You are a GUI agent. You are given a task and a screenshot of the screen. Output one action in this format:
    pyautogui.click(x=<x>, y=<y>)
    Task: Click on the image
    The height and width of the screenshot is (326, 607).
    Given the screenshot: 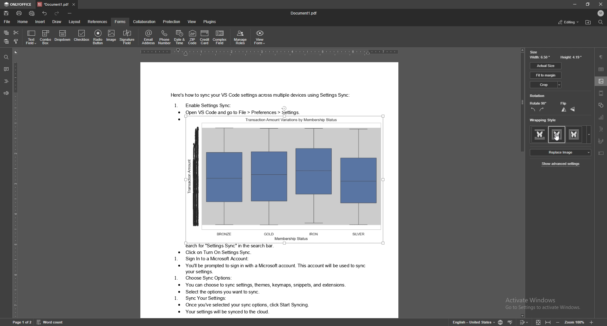 What is the action you would take?
    pyautogui.click(x=111, y=36)
    